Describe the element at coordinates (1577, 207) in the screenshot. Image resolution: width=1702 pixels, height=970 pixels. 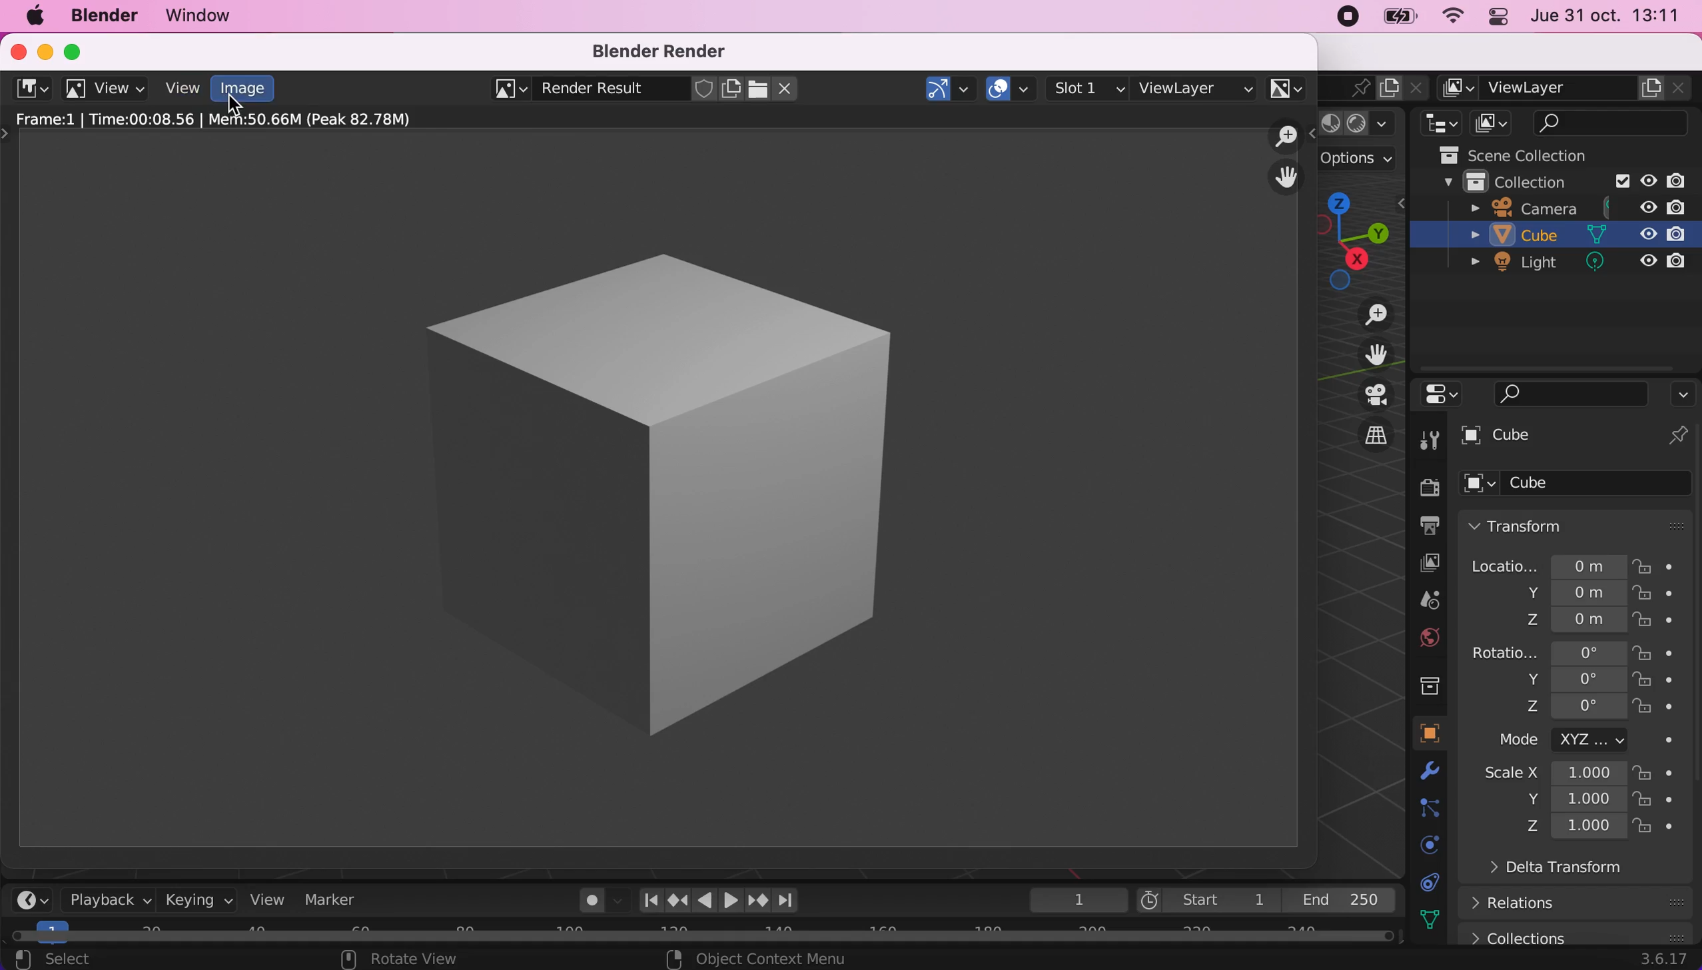
I see `camera` at that location.